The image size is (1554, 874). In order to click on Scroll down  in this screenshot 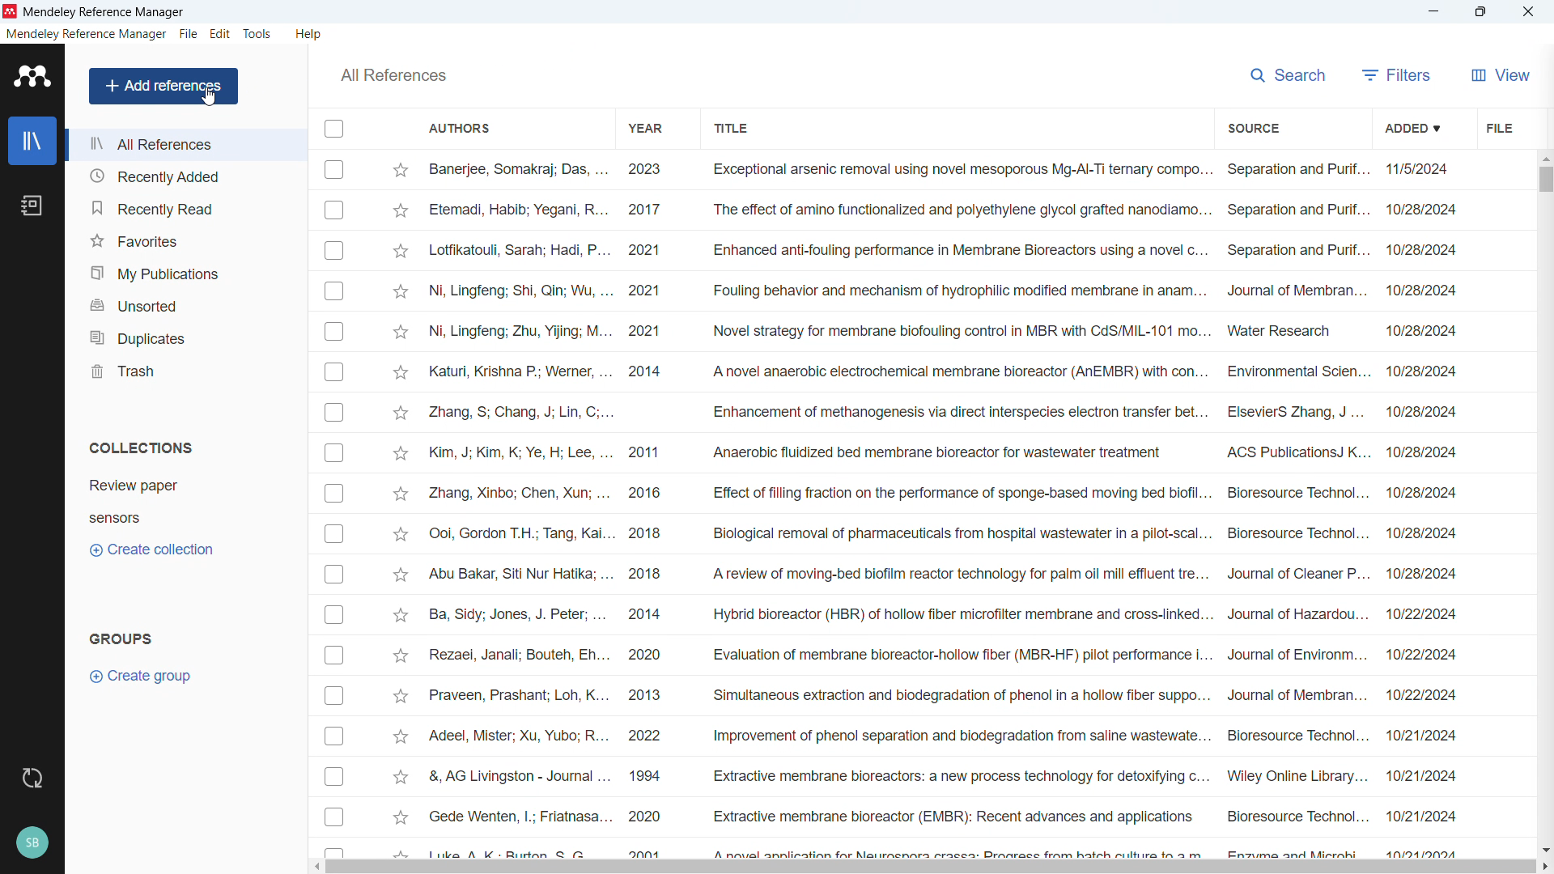, I will do `click(1544, 850)`.